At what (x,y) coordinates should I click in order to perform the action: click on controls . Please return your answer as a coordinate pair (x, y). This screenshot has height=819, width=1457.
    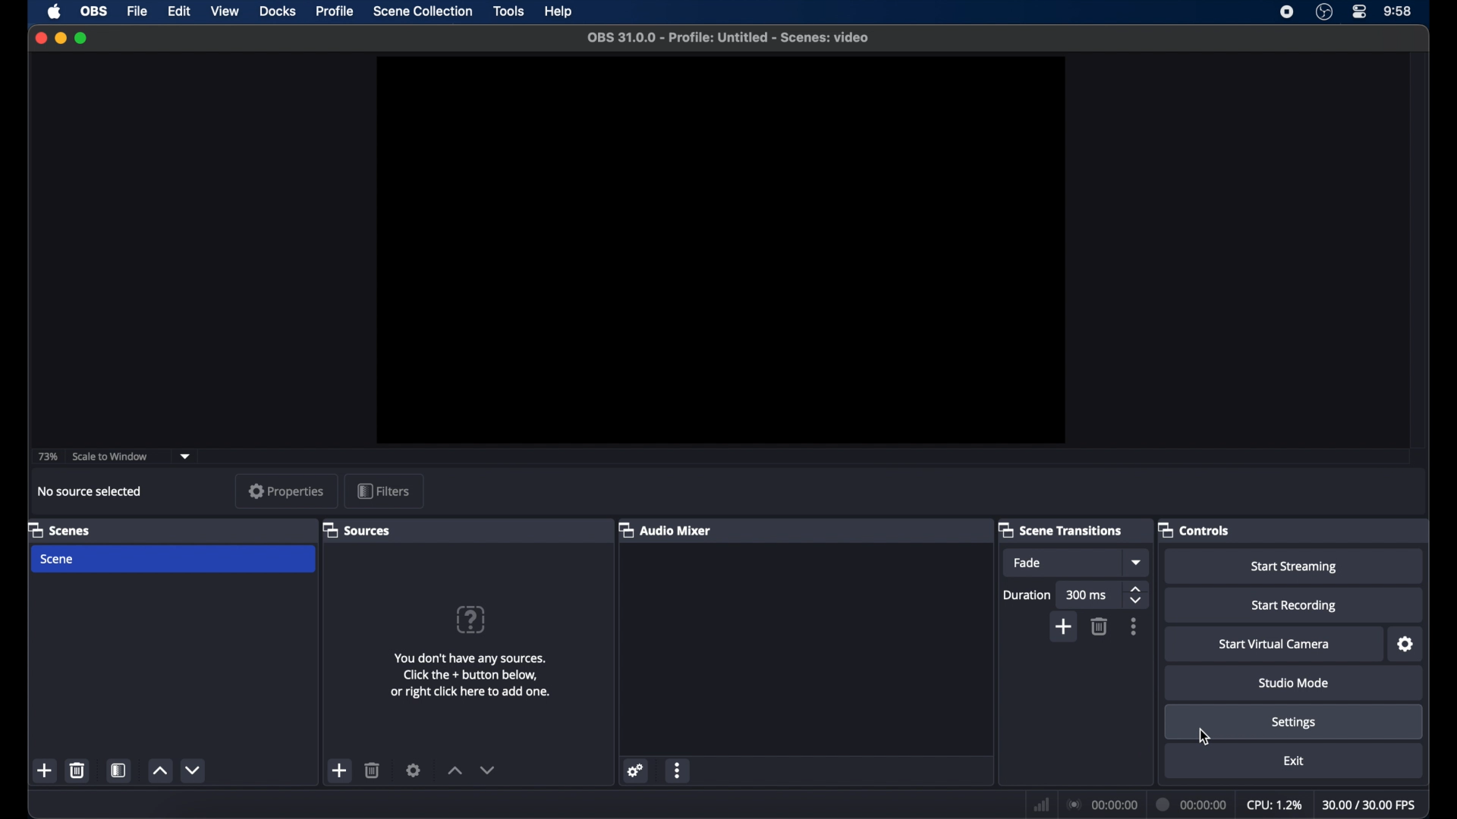
    Looking at the image, I should click on (1194, 529).